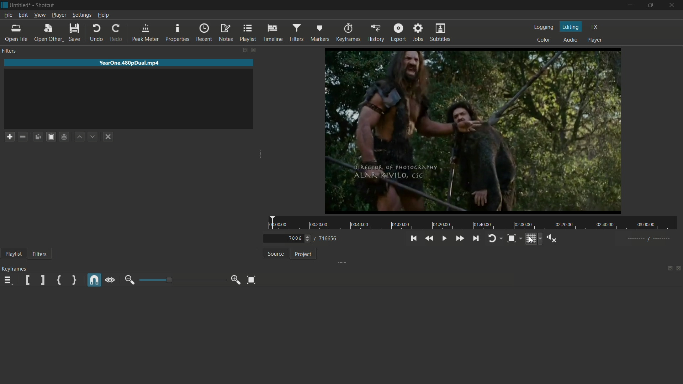 The width and height of the screenshot is (683, 384). I want to click on change layout, so click(668, 268).